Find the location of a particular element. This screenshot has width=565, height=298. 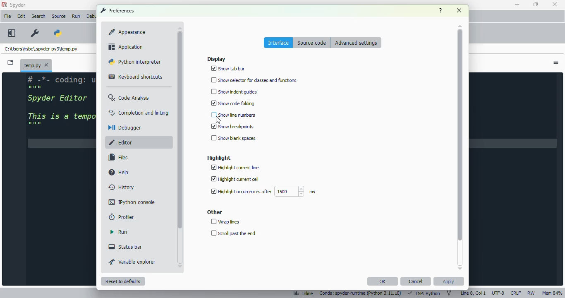

display is located at coordinates (216, 59).